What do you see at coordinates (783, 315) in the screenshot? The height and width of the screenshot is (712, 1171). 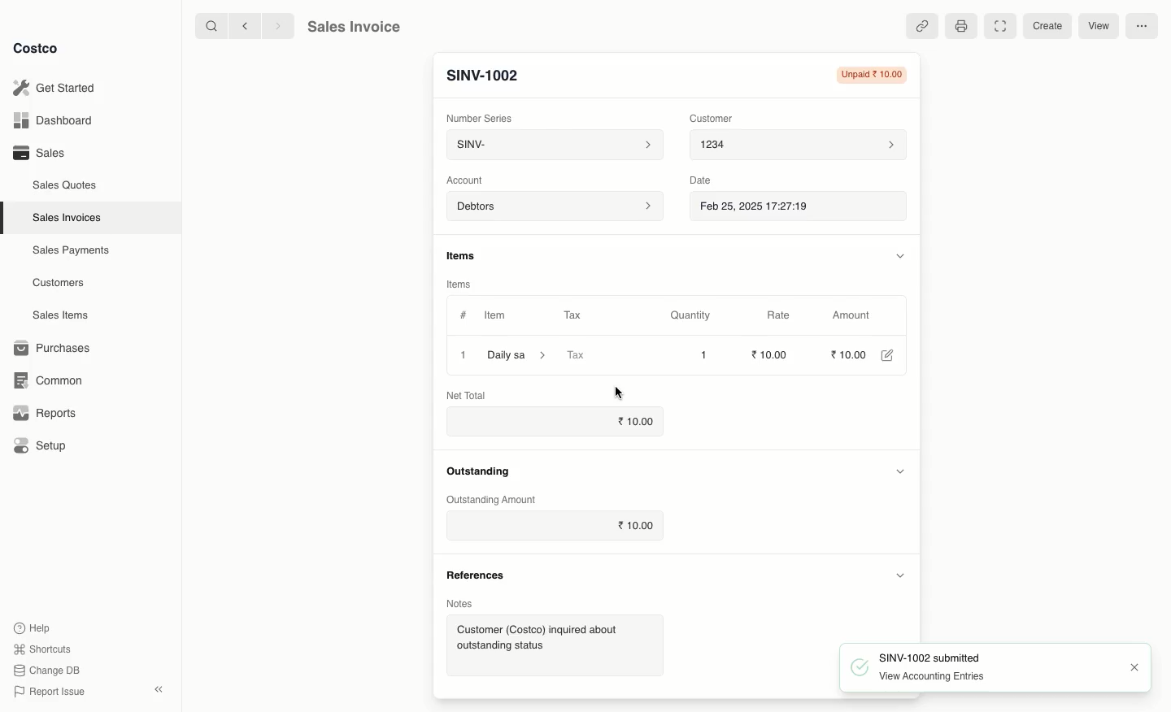 I see `Rate` at bounding box center [783, 315].